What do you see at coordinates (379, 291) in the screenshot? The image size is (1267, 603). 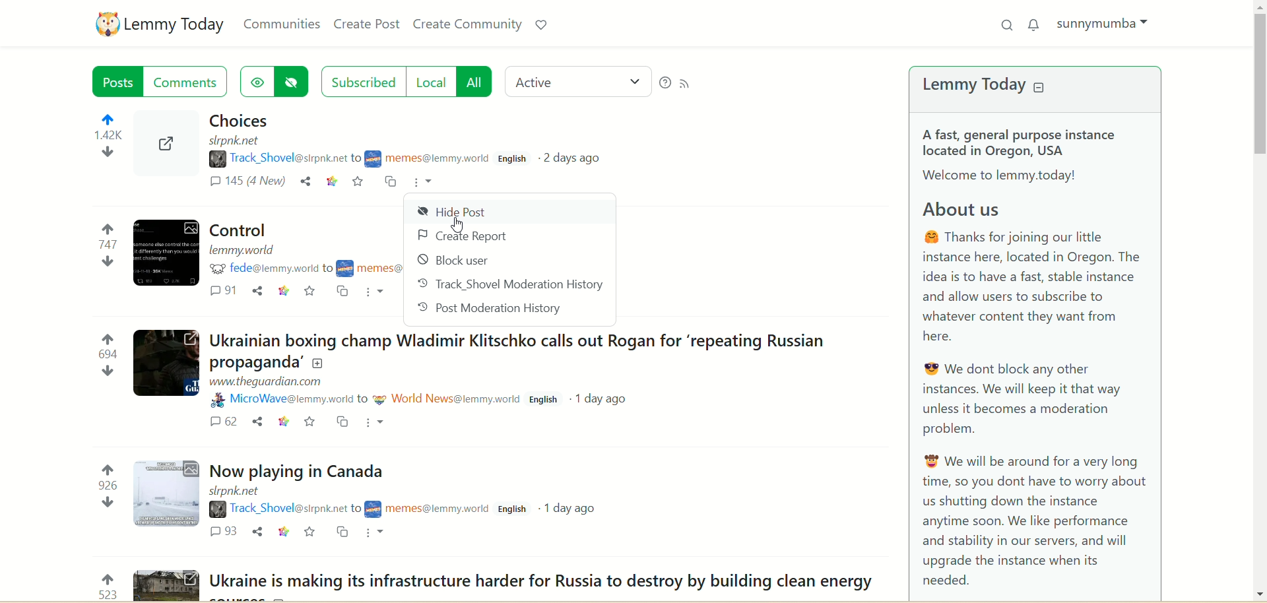 I see `More` at bounding box center [379, 291].